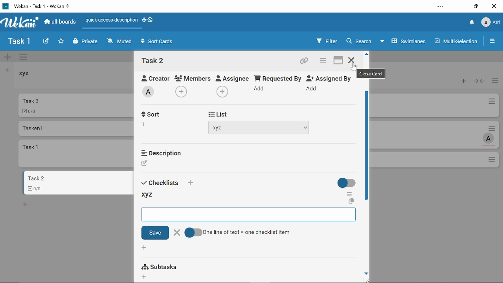  Describe the element at coordinates (150, 196) in the screenshot. I see `xyz` at that location.